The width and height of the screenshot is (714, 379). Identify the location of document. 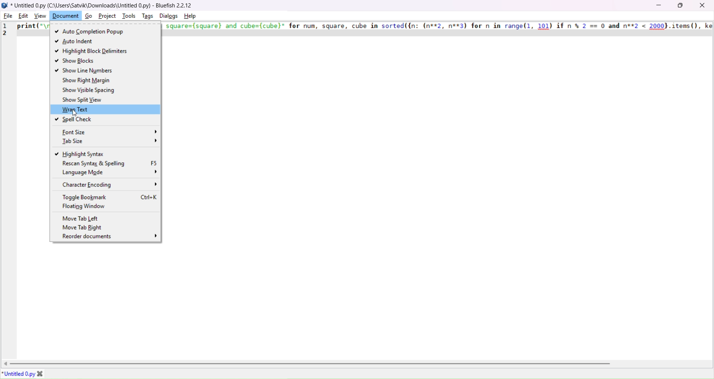
(64, 16).